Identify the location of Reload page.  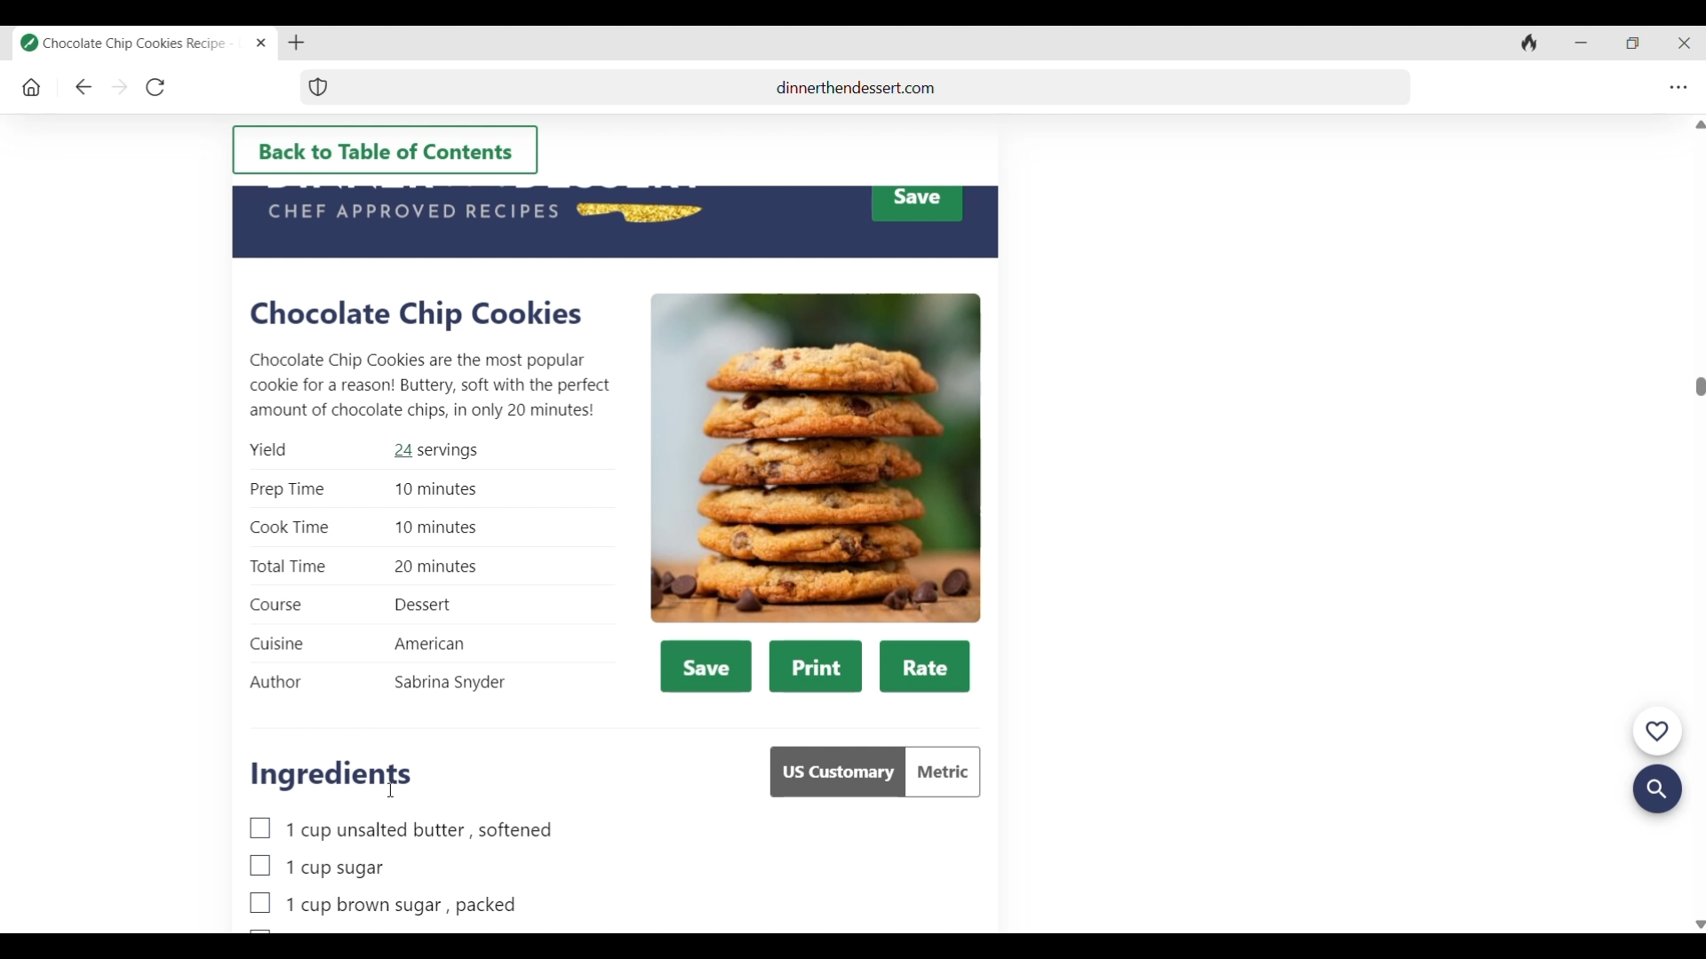
(154, 88).